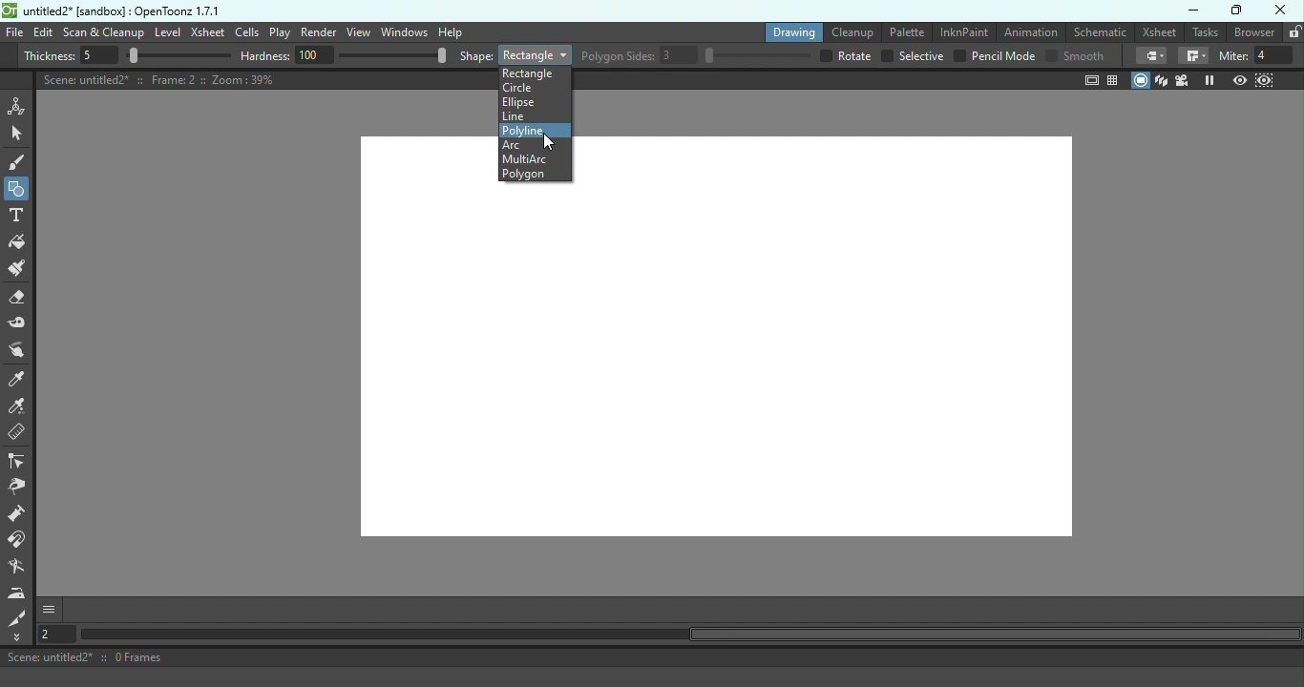 The height and width of the screenshot is (687, 1304). I want to click on Scan & Cleanup, so click(103, 32).